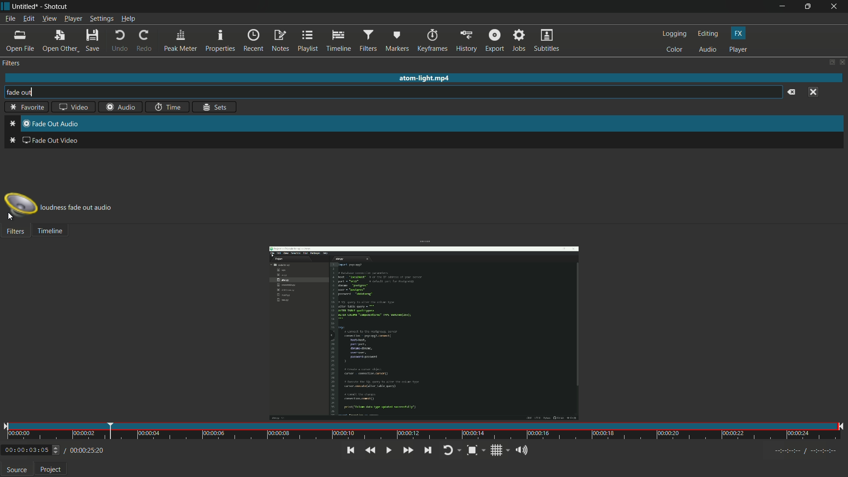  I want to click on edit menu, so click(28, 19).